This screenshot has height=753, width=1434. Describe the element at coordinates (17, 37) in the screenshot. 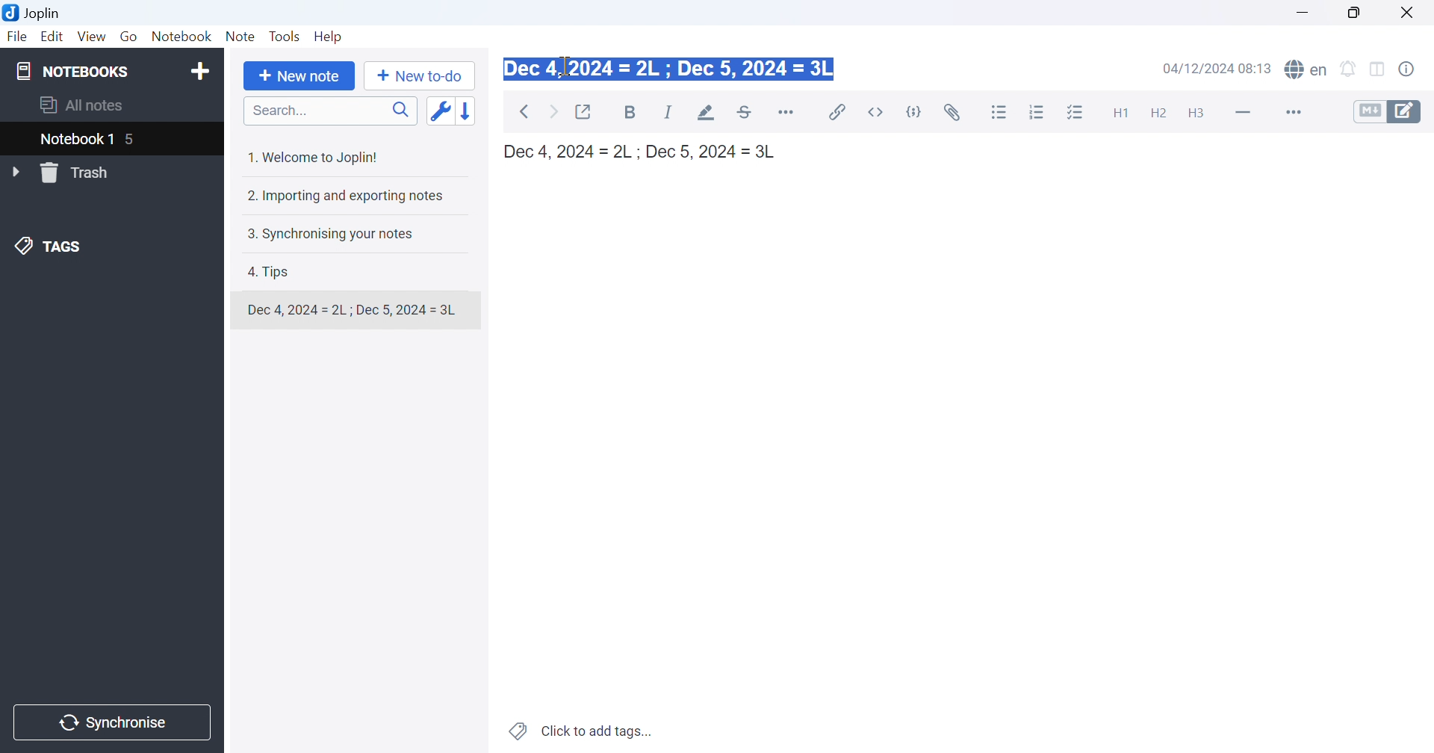

I see `File` at that location.